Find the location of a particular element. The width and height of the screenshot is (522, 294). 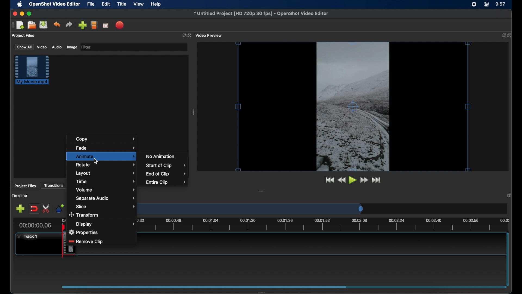

expand is located at coordinates (183, 36).